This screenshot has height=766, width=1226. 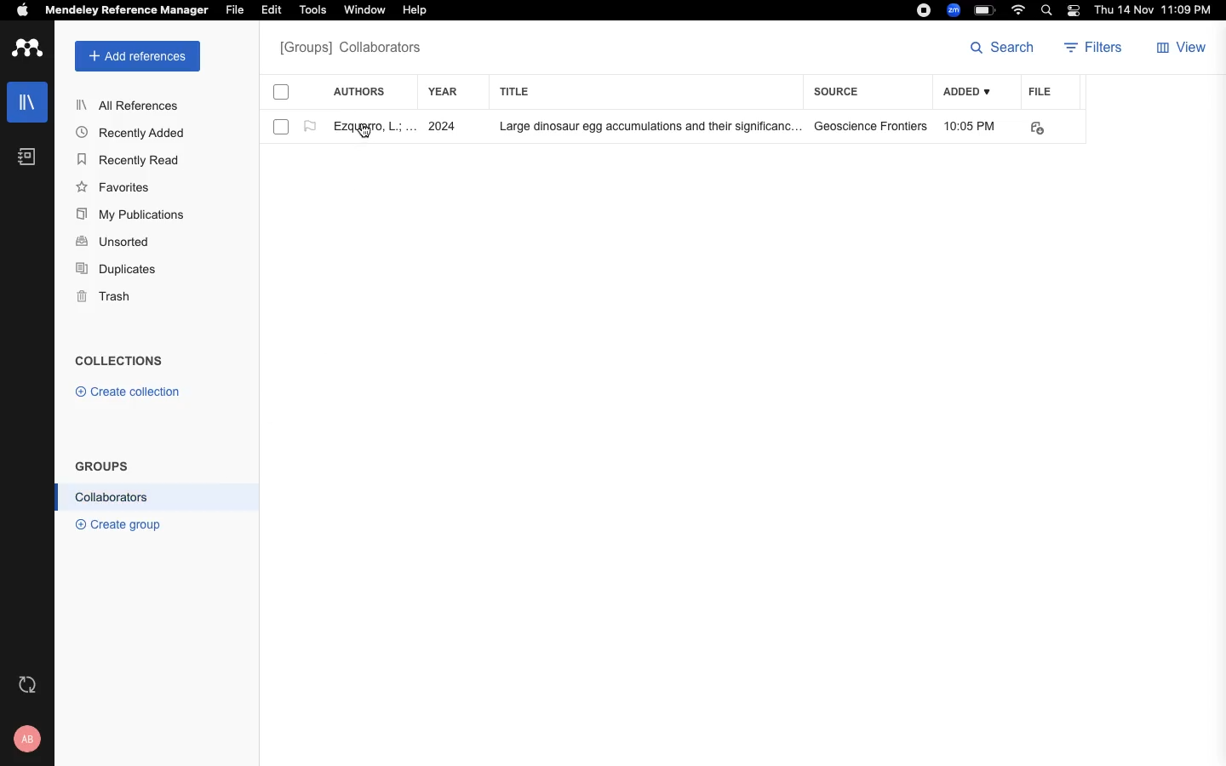 What do you see at coordinates (115, 243) in the screenshot?
I see `Unsorted` at bounding box center [115, 243].